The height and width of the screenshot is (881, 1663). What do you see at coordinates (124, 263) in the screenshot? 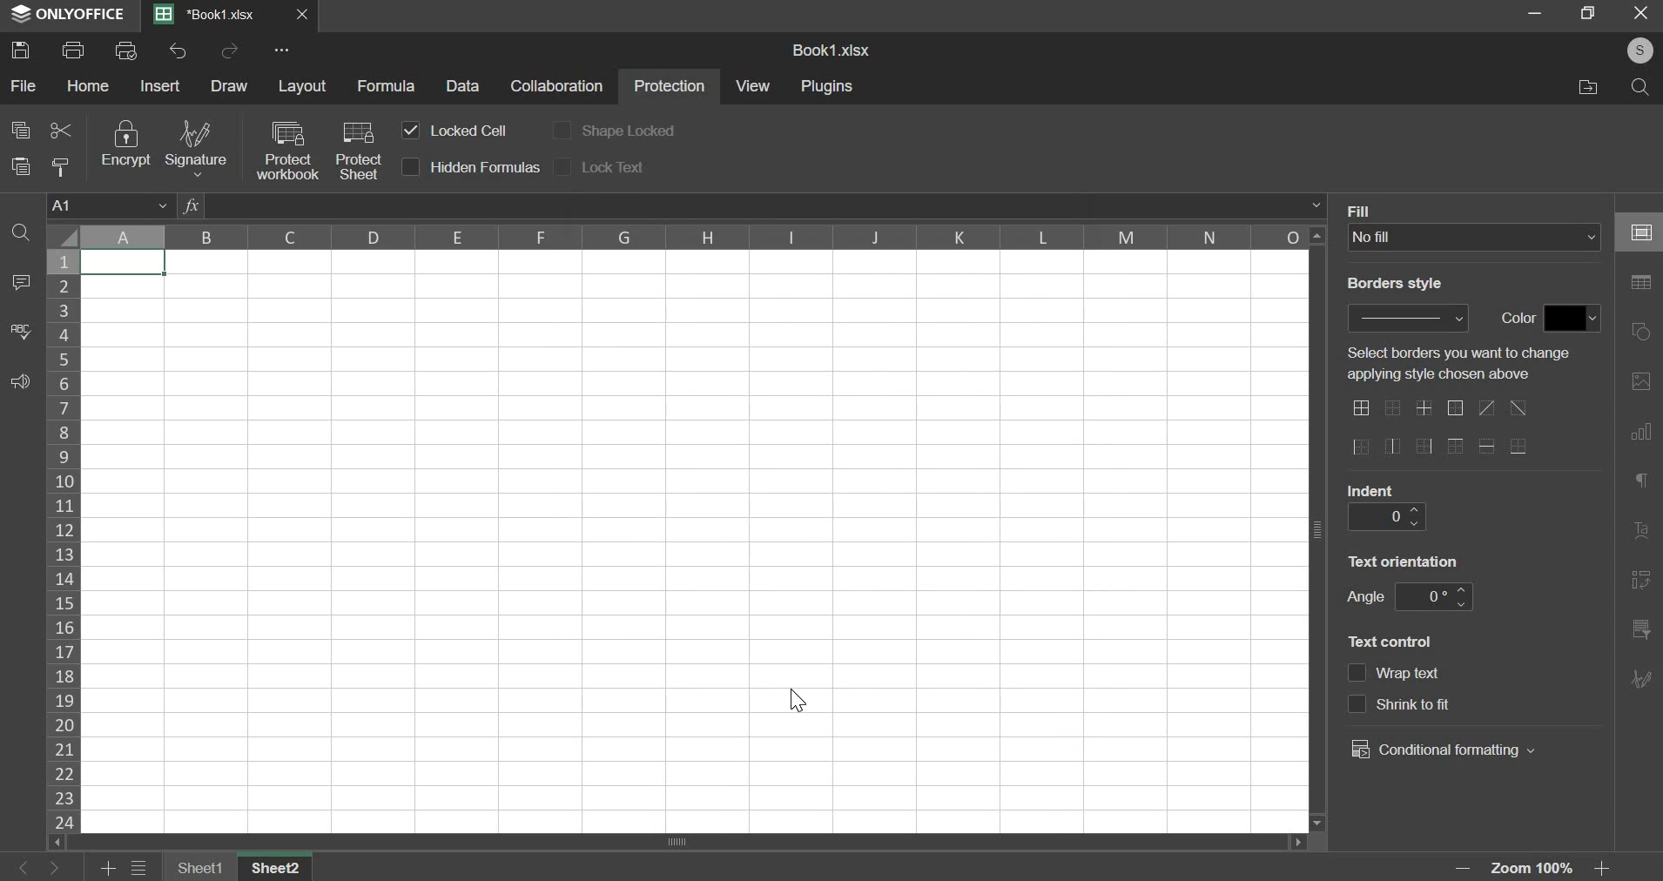
I see `selected cell` at bounding box center [124, 263].